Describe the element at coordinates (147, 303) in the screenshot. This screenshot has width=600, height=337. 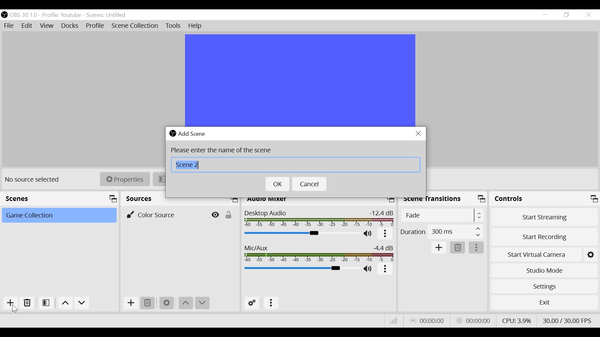
I see `Delete` at that location.